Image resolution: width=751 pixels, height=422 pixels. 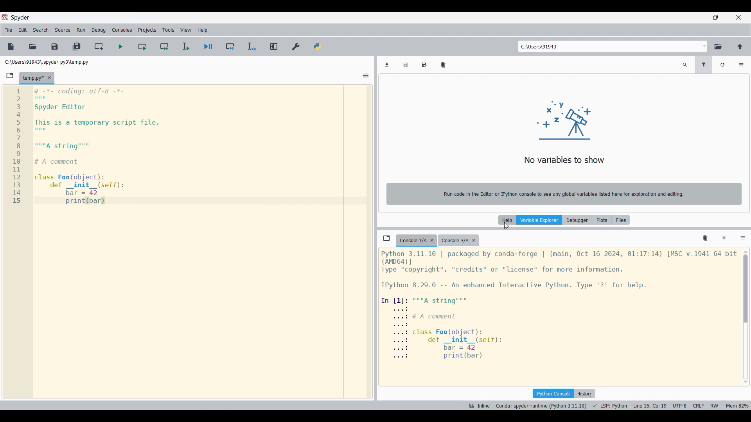 I want to click on Filter variables, so click(x=704, y=65).